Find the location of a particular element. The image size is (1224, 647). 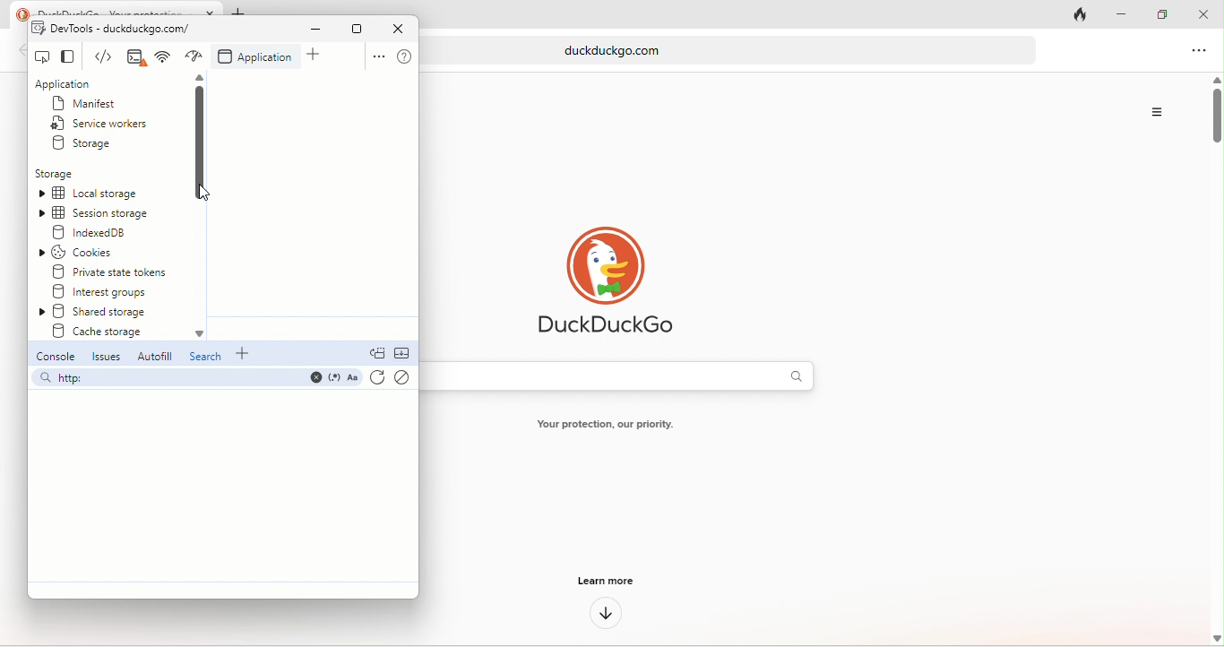

search bar is located at coordinates (195, 380).